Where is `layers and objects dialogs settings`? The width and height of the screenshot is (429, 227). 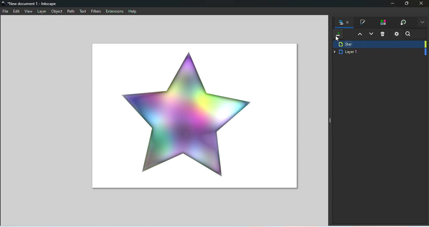 layers and objects dialogs settings is located at coordinates (396, 34).